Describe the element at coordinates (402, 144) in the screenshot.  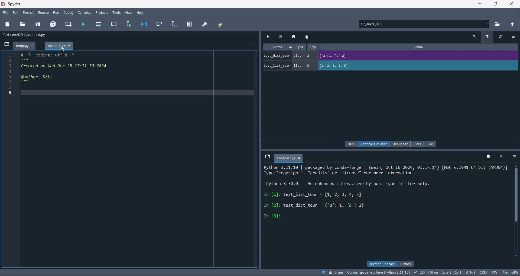
I see `debugger pane` at that location.